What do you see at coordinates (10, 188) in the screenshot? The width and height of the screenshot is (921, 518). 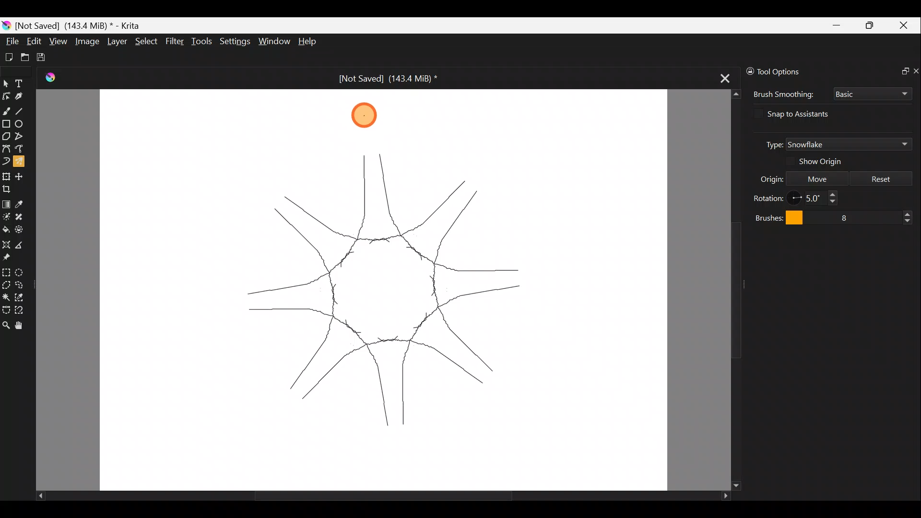 I see `Crop an image` at bounding box center [10, 188].